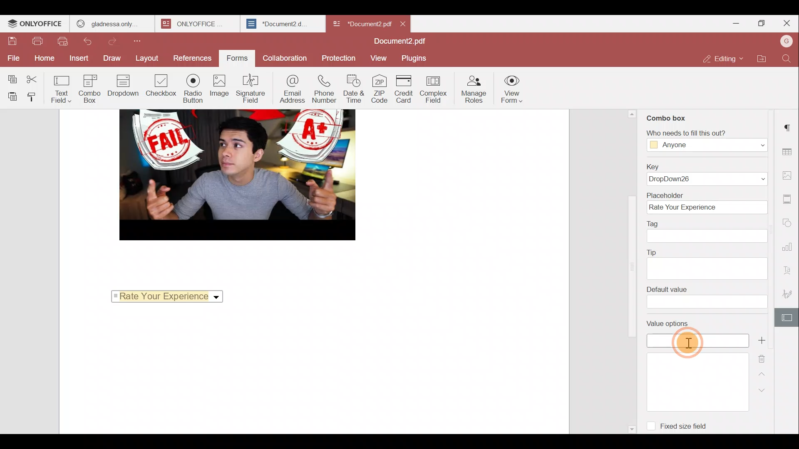 This screenshot has width=799, height=449. Describe the element at coordinates (788, 200) in the screenshot. I see `Header & footer settings` at that location.